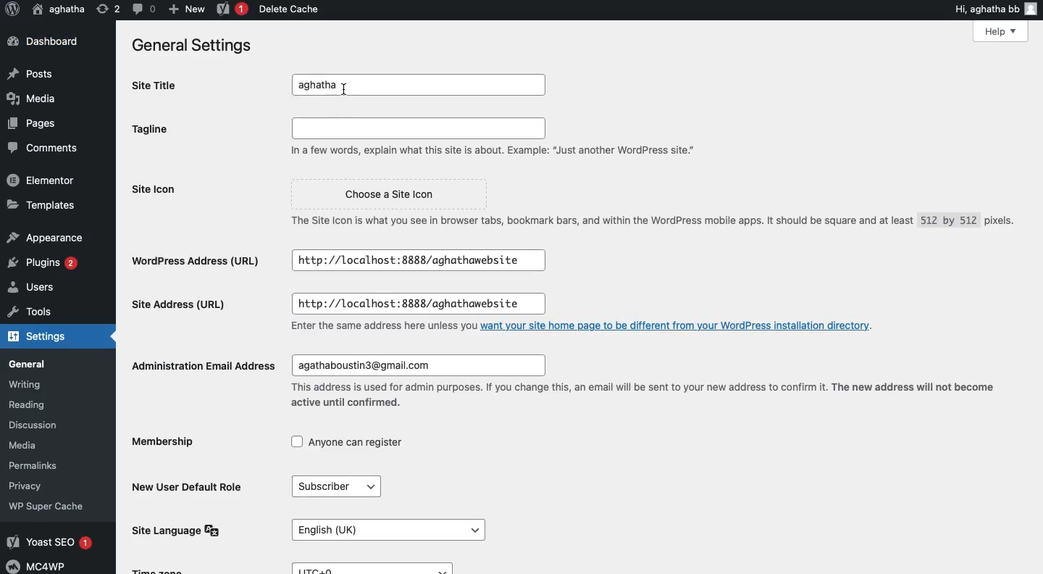 The image size is (1043, 574). What do you see at coordinates (416, 127) in the screenshot?
I see `Input field` at bounding box center [416, 127].